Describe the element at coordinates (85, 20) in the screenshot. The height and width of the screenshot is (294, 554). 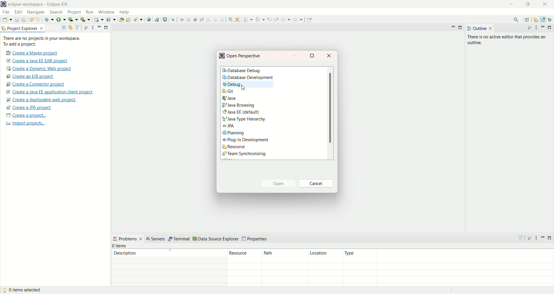
I see `run last tool` at that location.